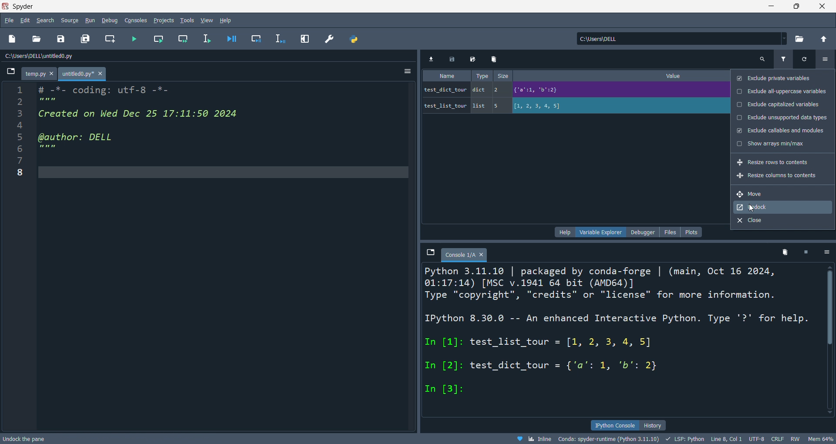  Describe the element at coordinates (618, 75) in the screenshot. I see `value` at that location.